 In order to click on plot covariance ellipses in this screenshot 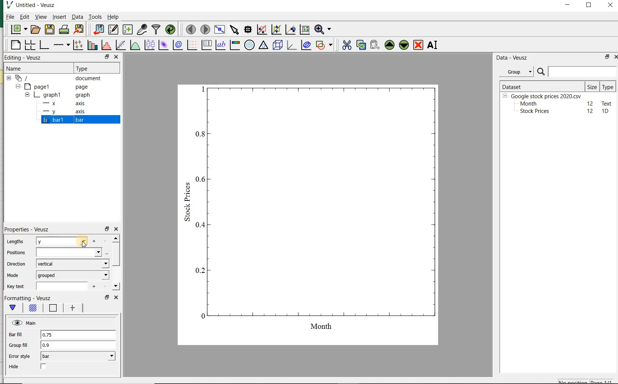, I will do `click(306, 45)`.